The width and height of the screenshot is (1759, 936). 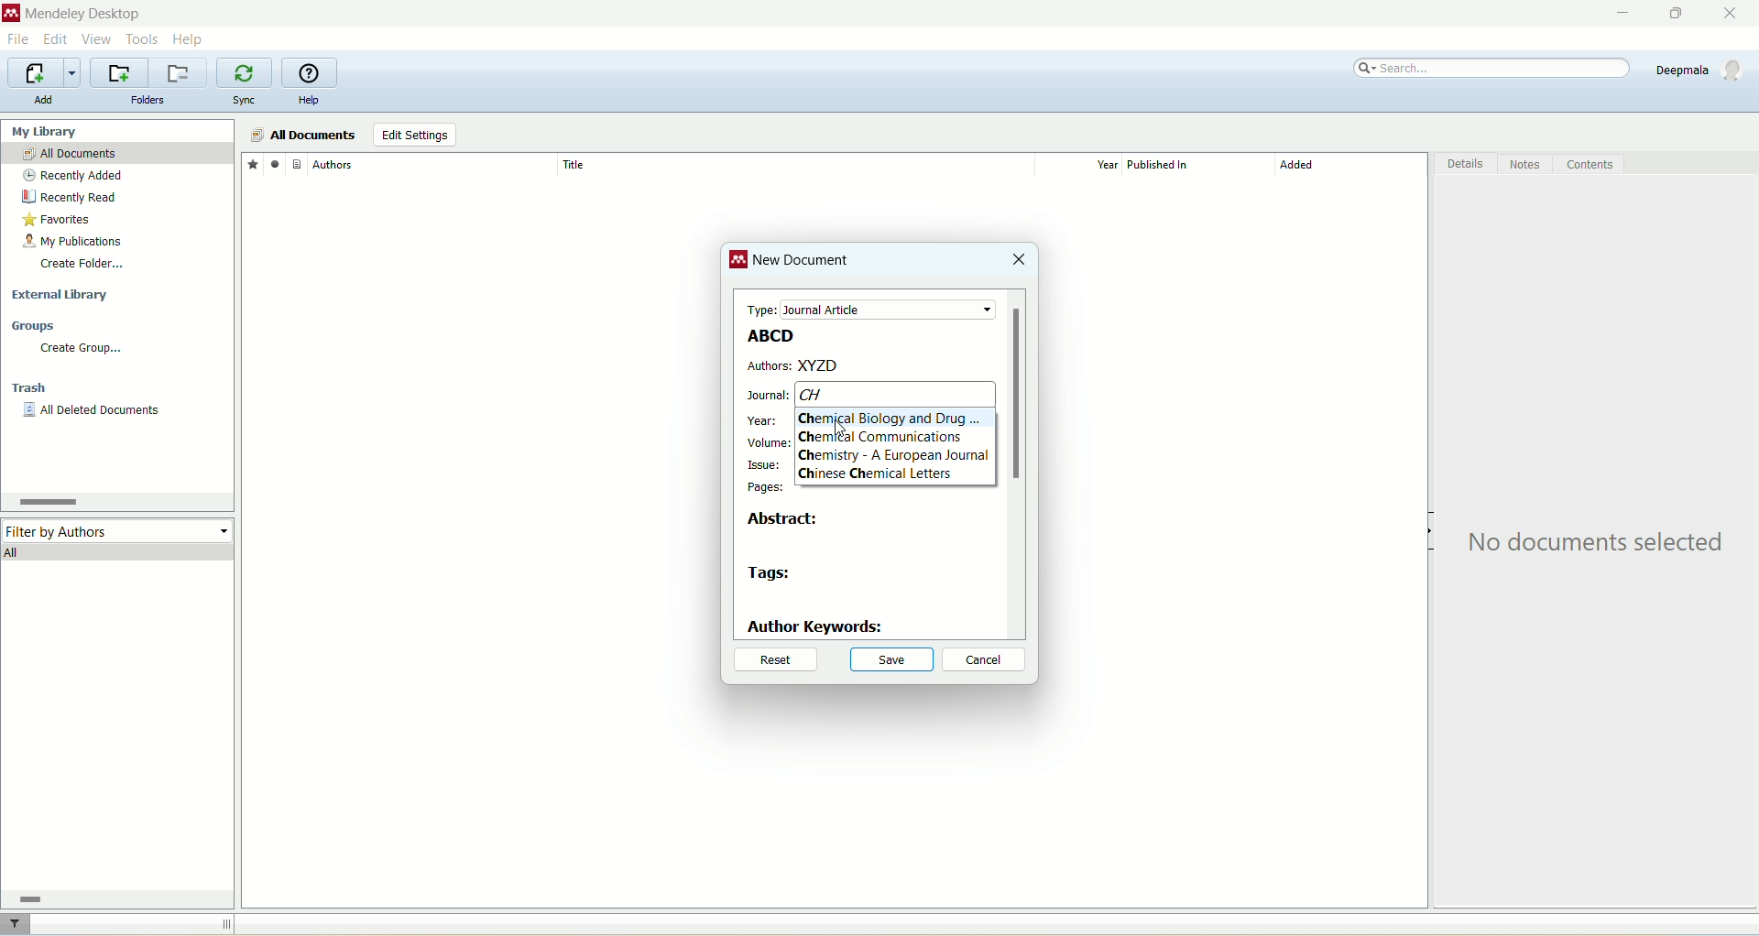 I want to click on add, so click(x=43, y=100).